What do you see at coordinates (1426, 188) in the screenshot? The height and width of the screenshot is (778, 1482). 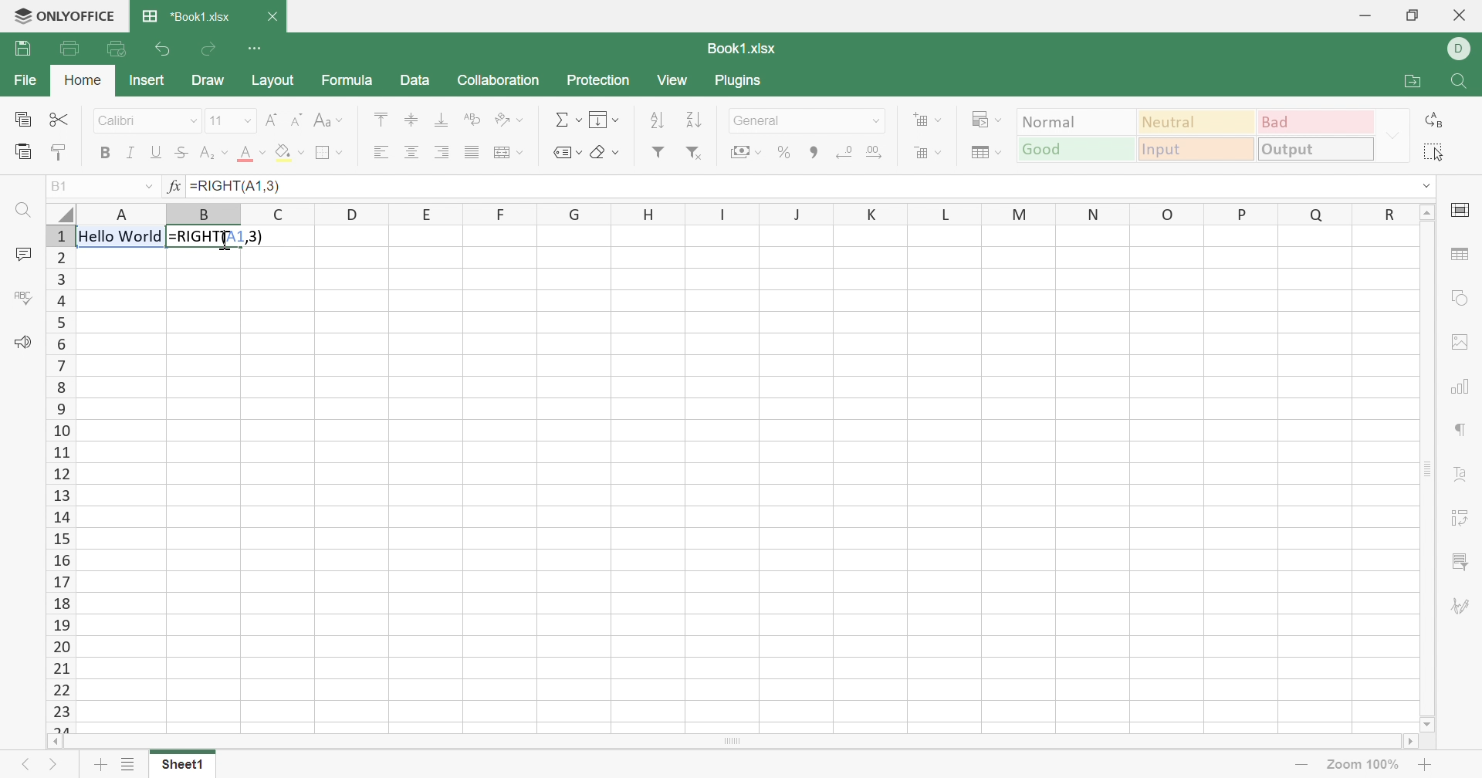 I see `Drop down` at bounding box center [1426, 188].